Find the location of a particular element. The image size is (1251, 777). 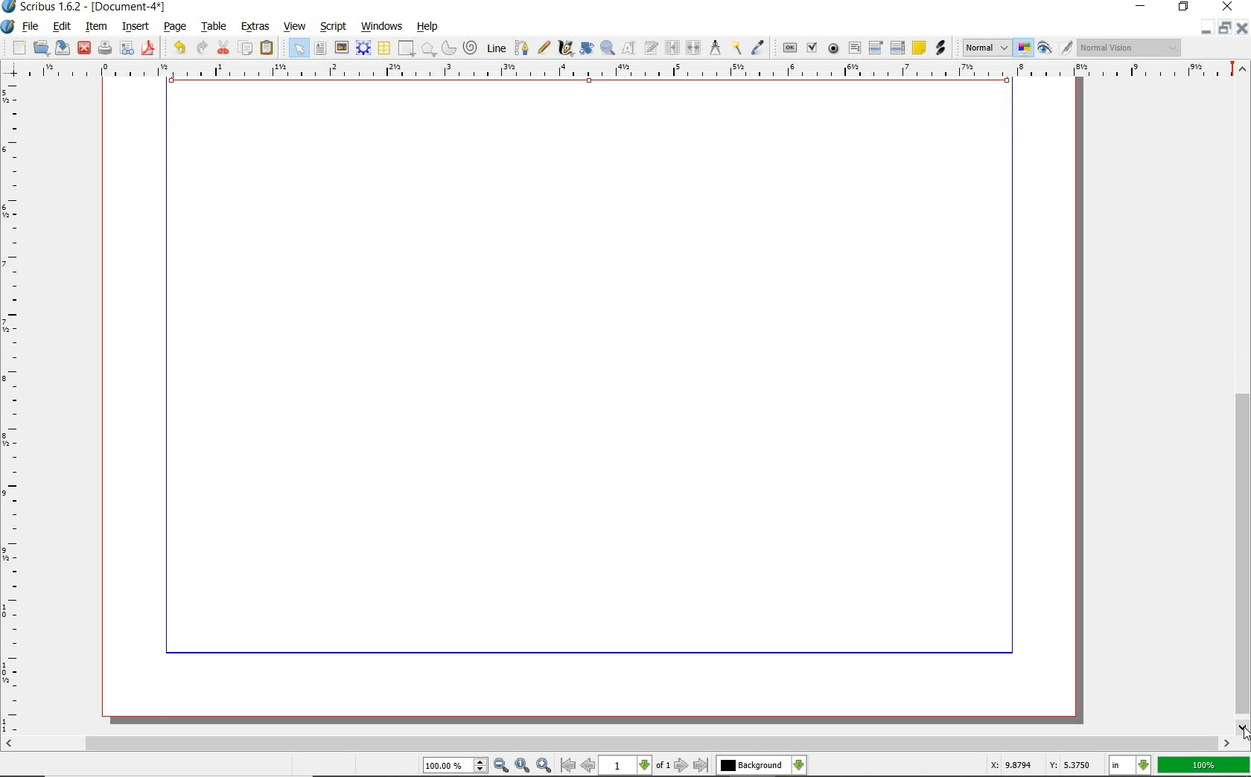

page is located at coordinates (176, 28).